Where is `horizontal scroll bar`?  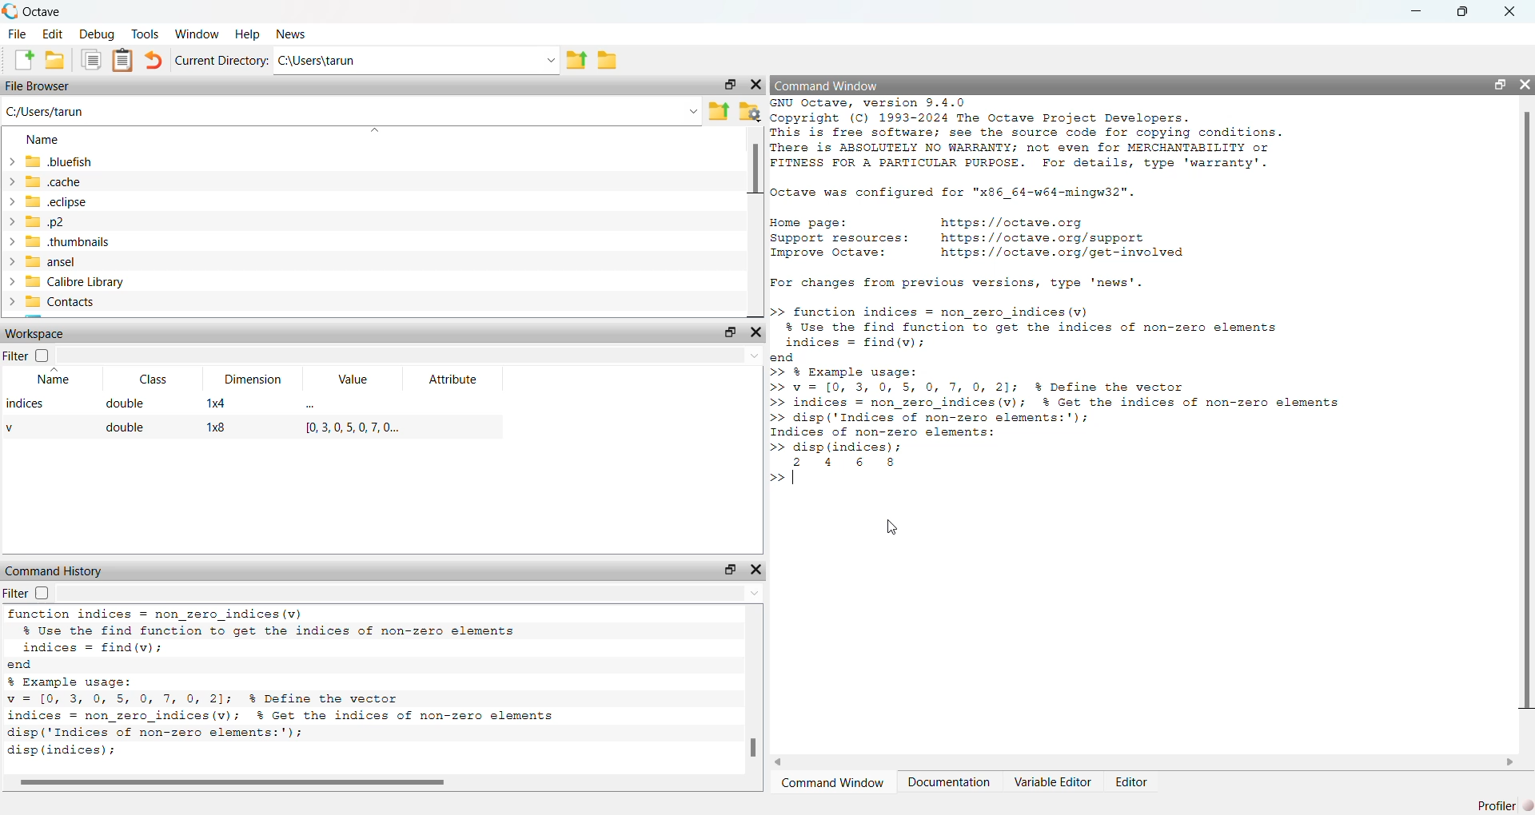
horizontal scroll bar is located at coordinates (383, 782).